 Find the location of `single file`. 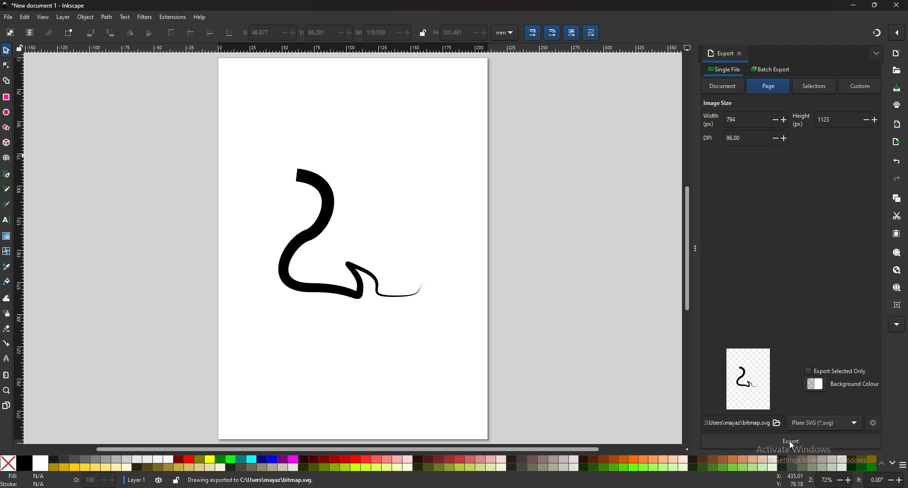

single file is located at coordinates (725, 69).